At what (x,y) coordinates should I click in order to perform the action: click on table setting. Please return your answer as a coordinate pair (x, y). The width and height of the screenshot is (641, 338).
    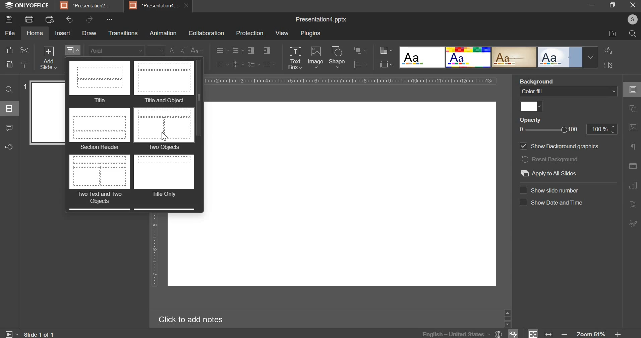
    Looking at the image, I should click on (632, 164).